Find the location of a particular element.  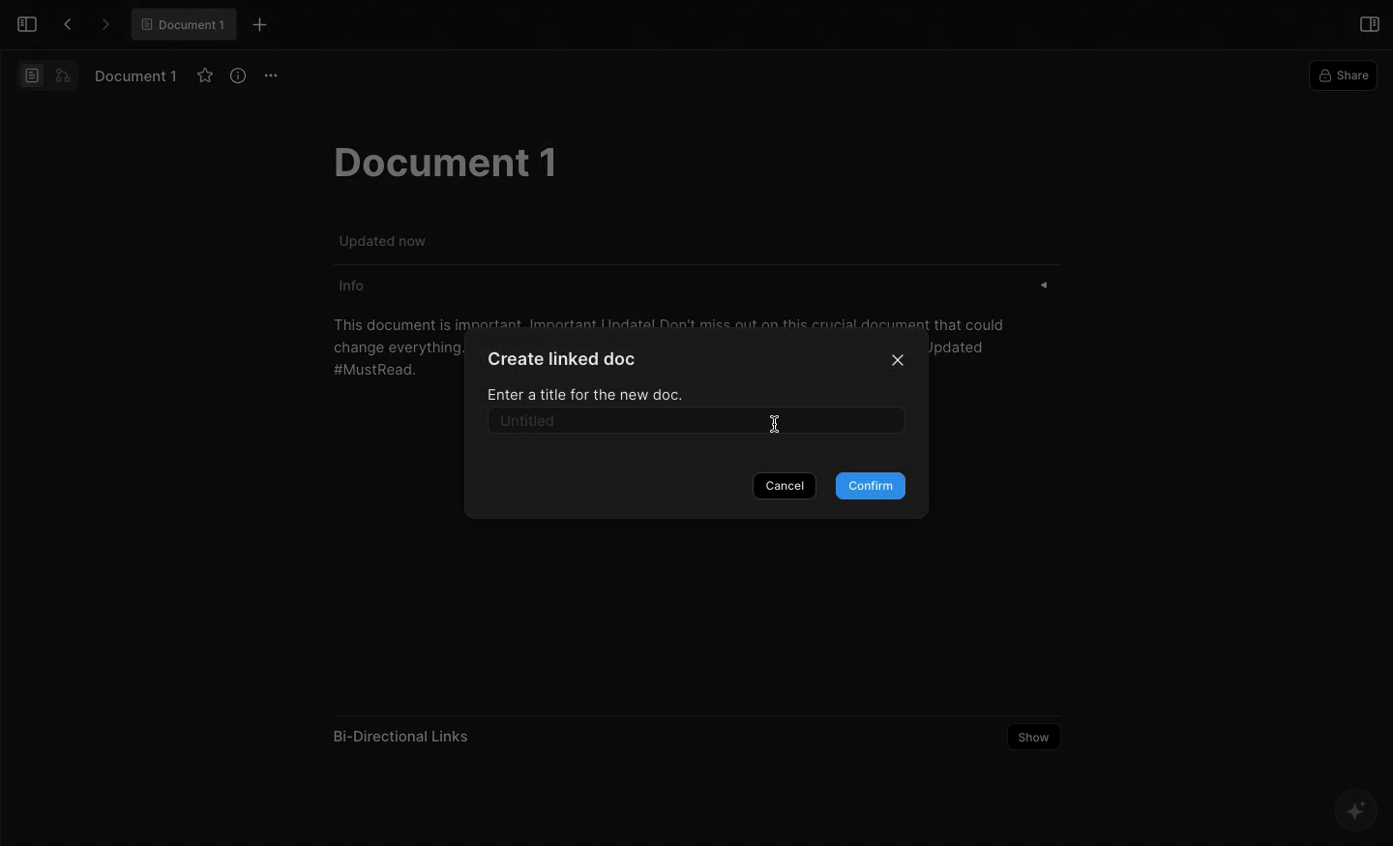

Options is located at coordinates (272, 76).